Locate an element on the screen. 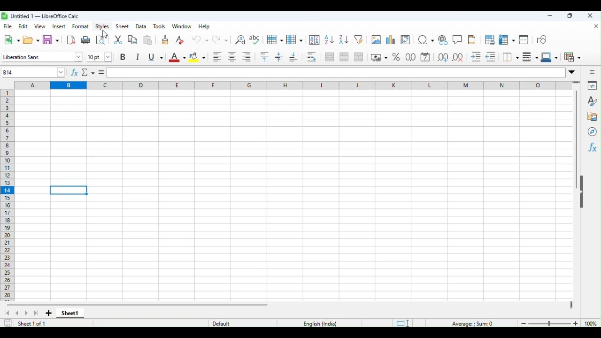  Shift decimal is located at coordinates (457, 58).